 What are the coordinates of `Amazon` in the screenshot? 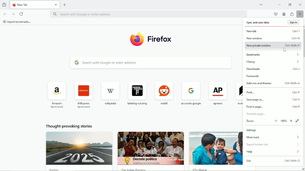 It's located at (56, 94).